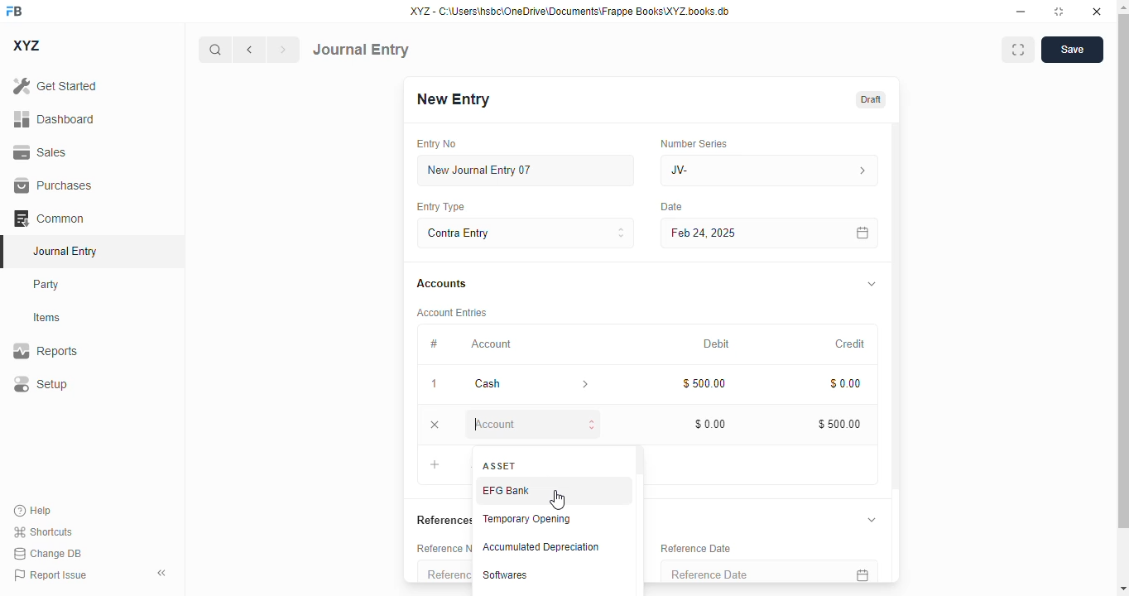 The image size is (1129, 596). Describe the element at coordinates (733, 233) in the screenshot. I see `feb 24, 2025` at that location.